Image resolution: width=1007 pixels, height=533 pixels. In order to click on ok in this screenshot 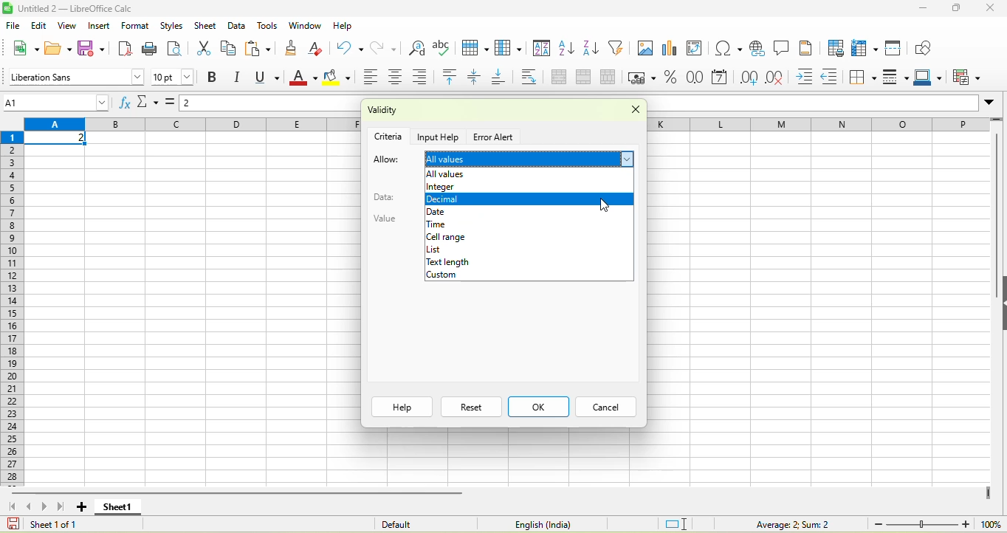, I will do `click(538, 407)`.